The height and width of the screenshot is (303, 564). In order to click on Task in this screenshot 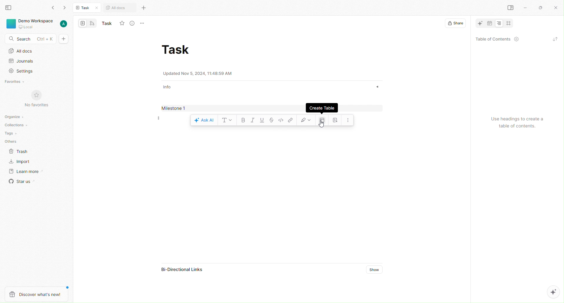, I will do `click(85, 8)`.